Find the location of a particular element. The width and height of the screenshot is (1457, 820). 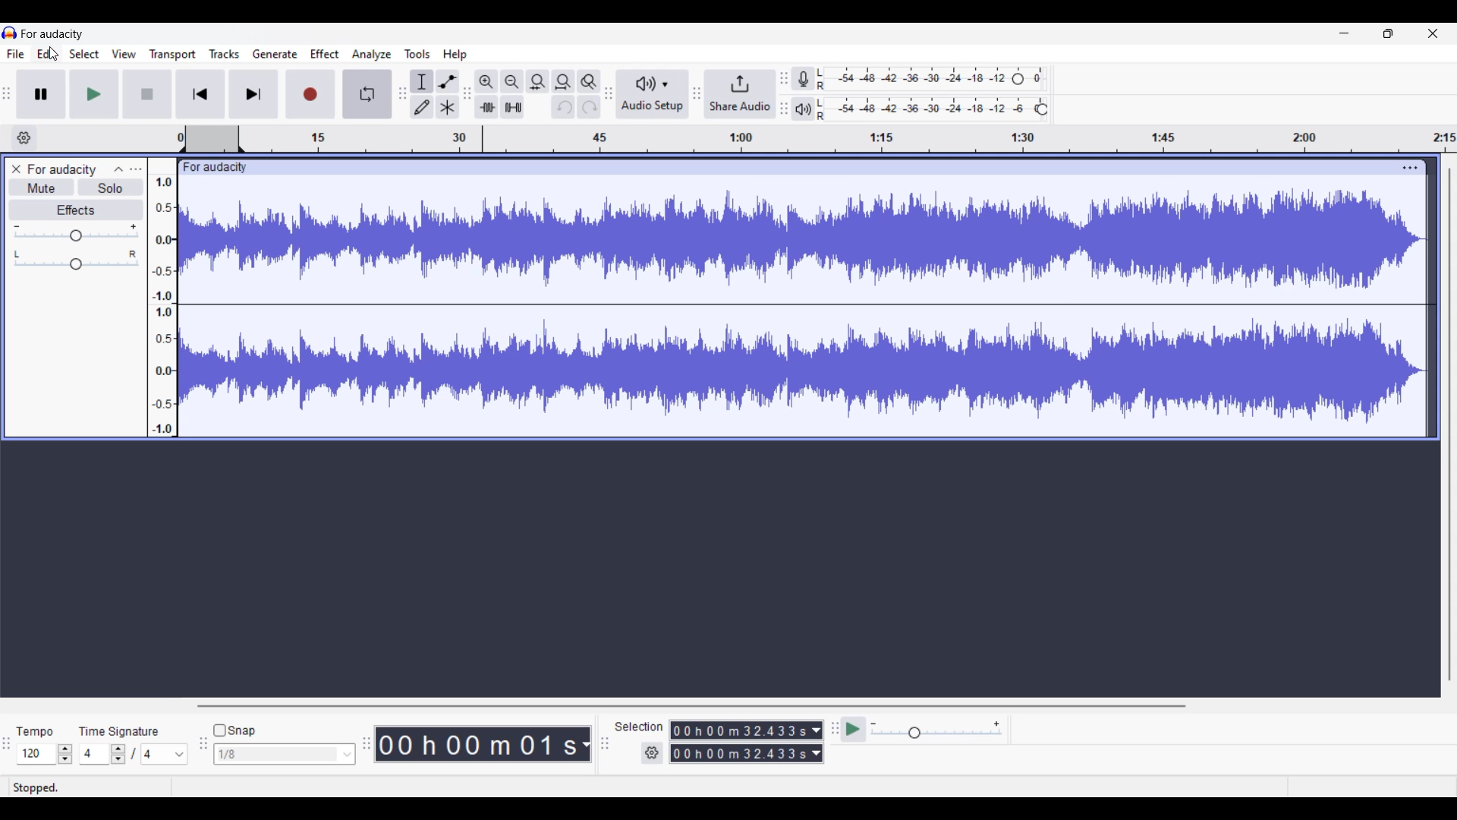

Enable looping is located at coordinates (367, 93).